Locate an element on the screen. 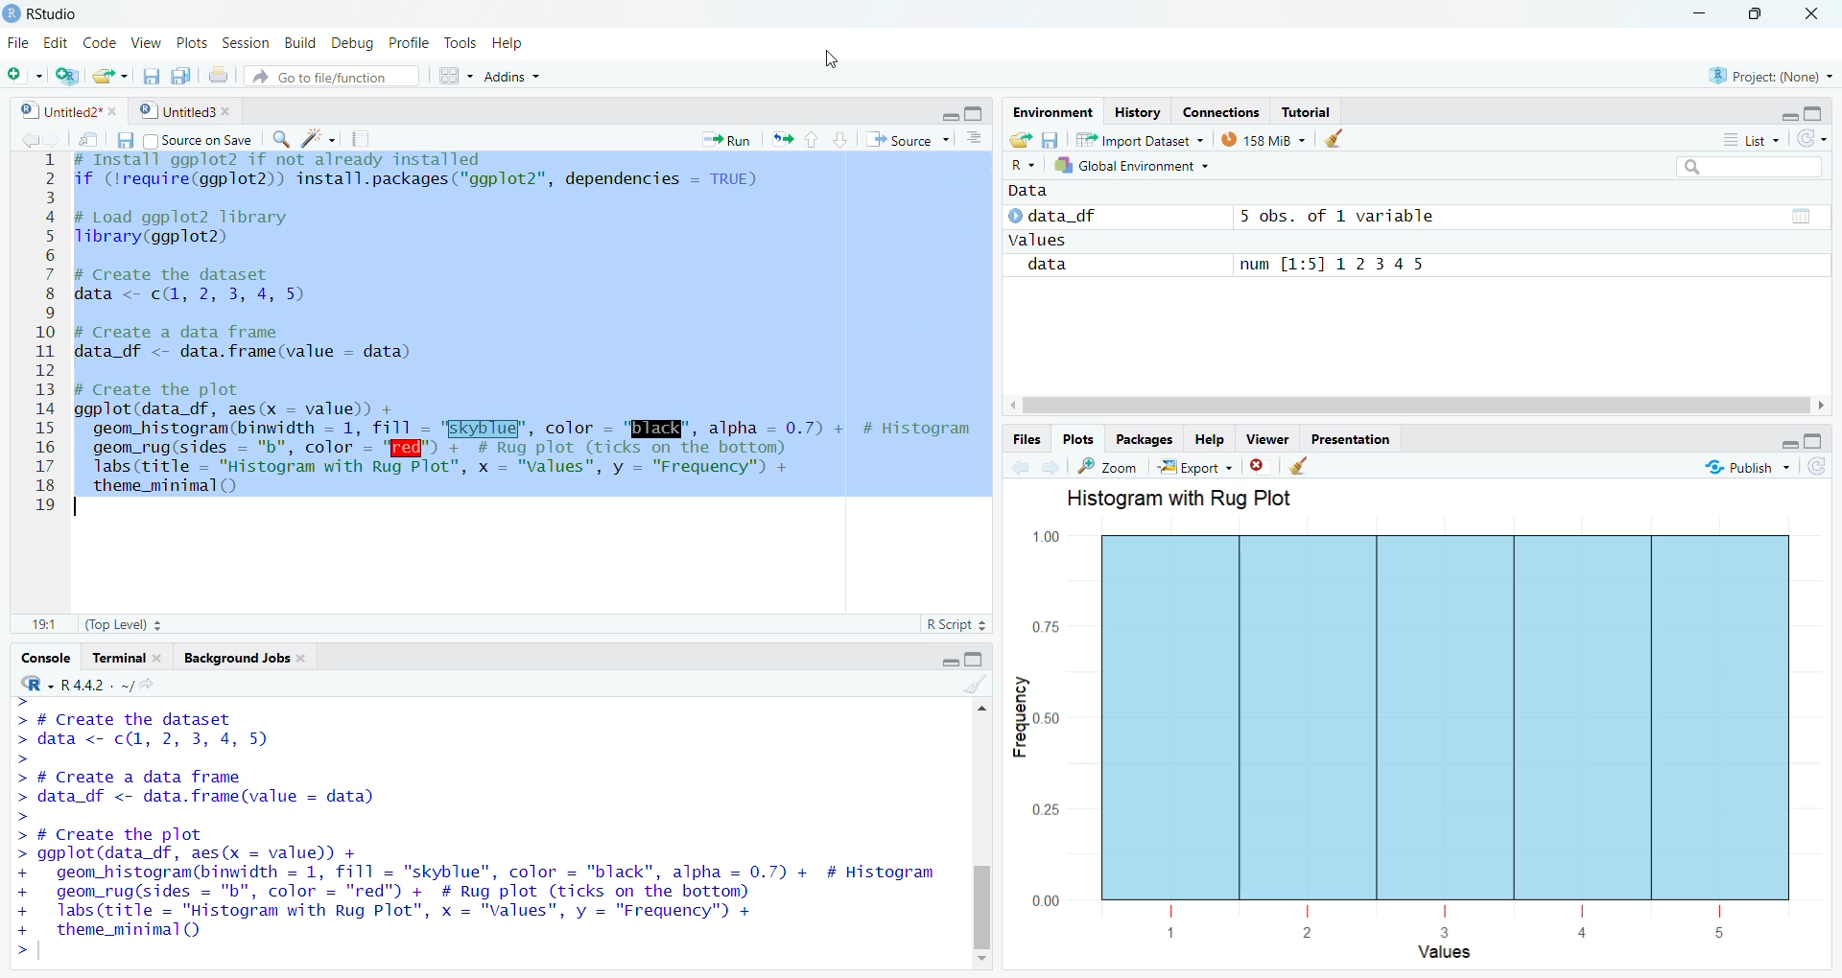 The image size is (1842, 978). maximize/minimize is located at coordinates (1793, 438).